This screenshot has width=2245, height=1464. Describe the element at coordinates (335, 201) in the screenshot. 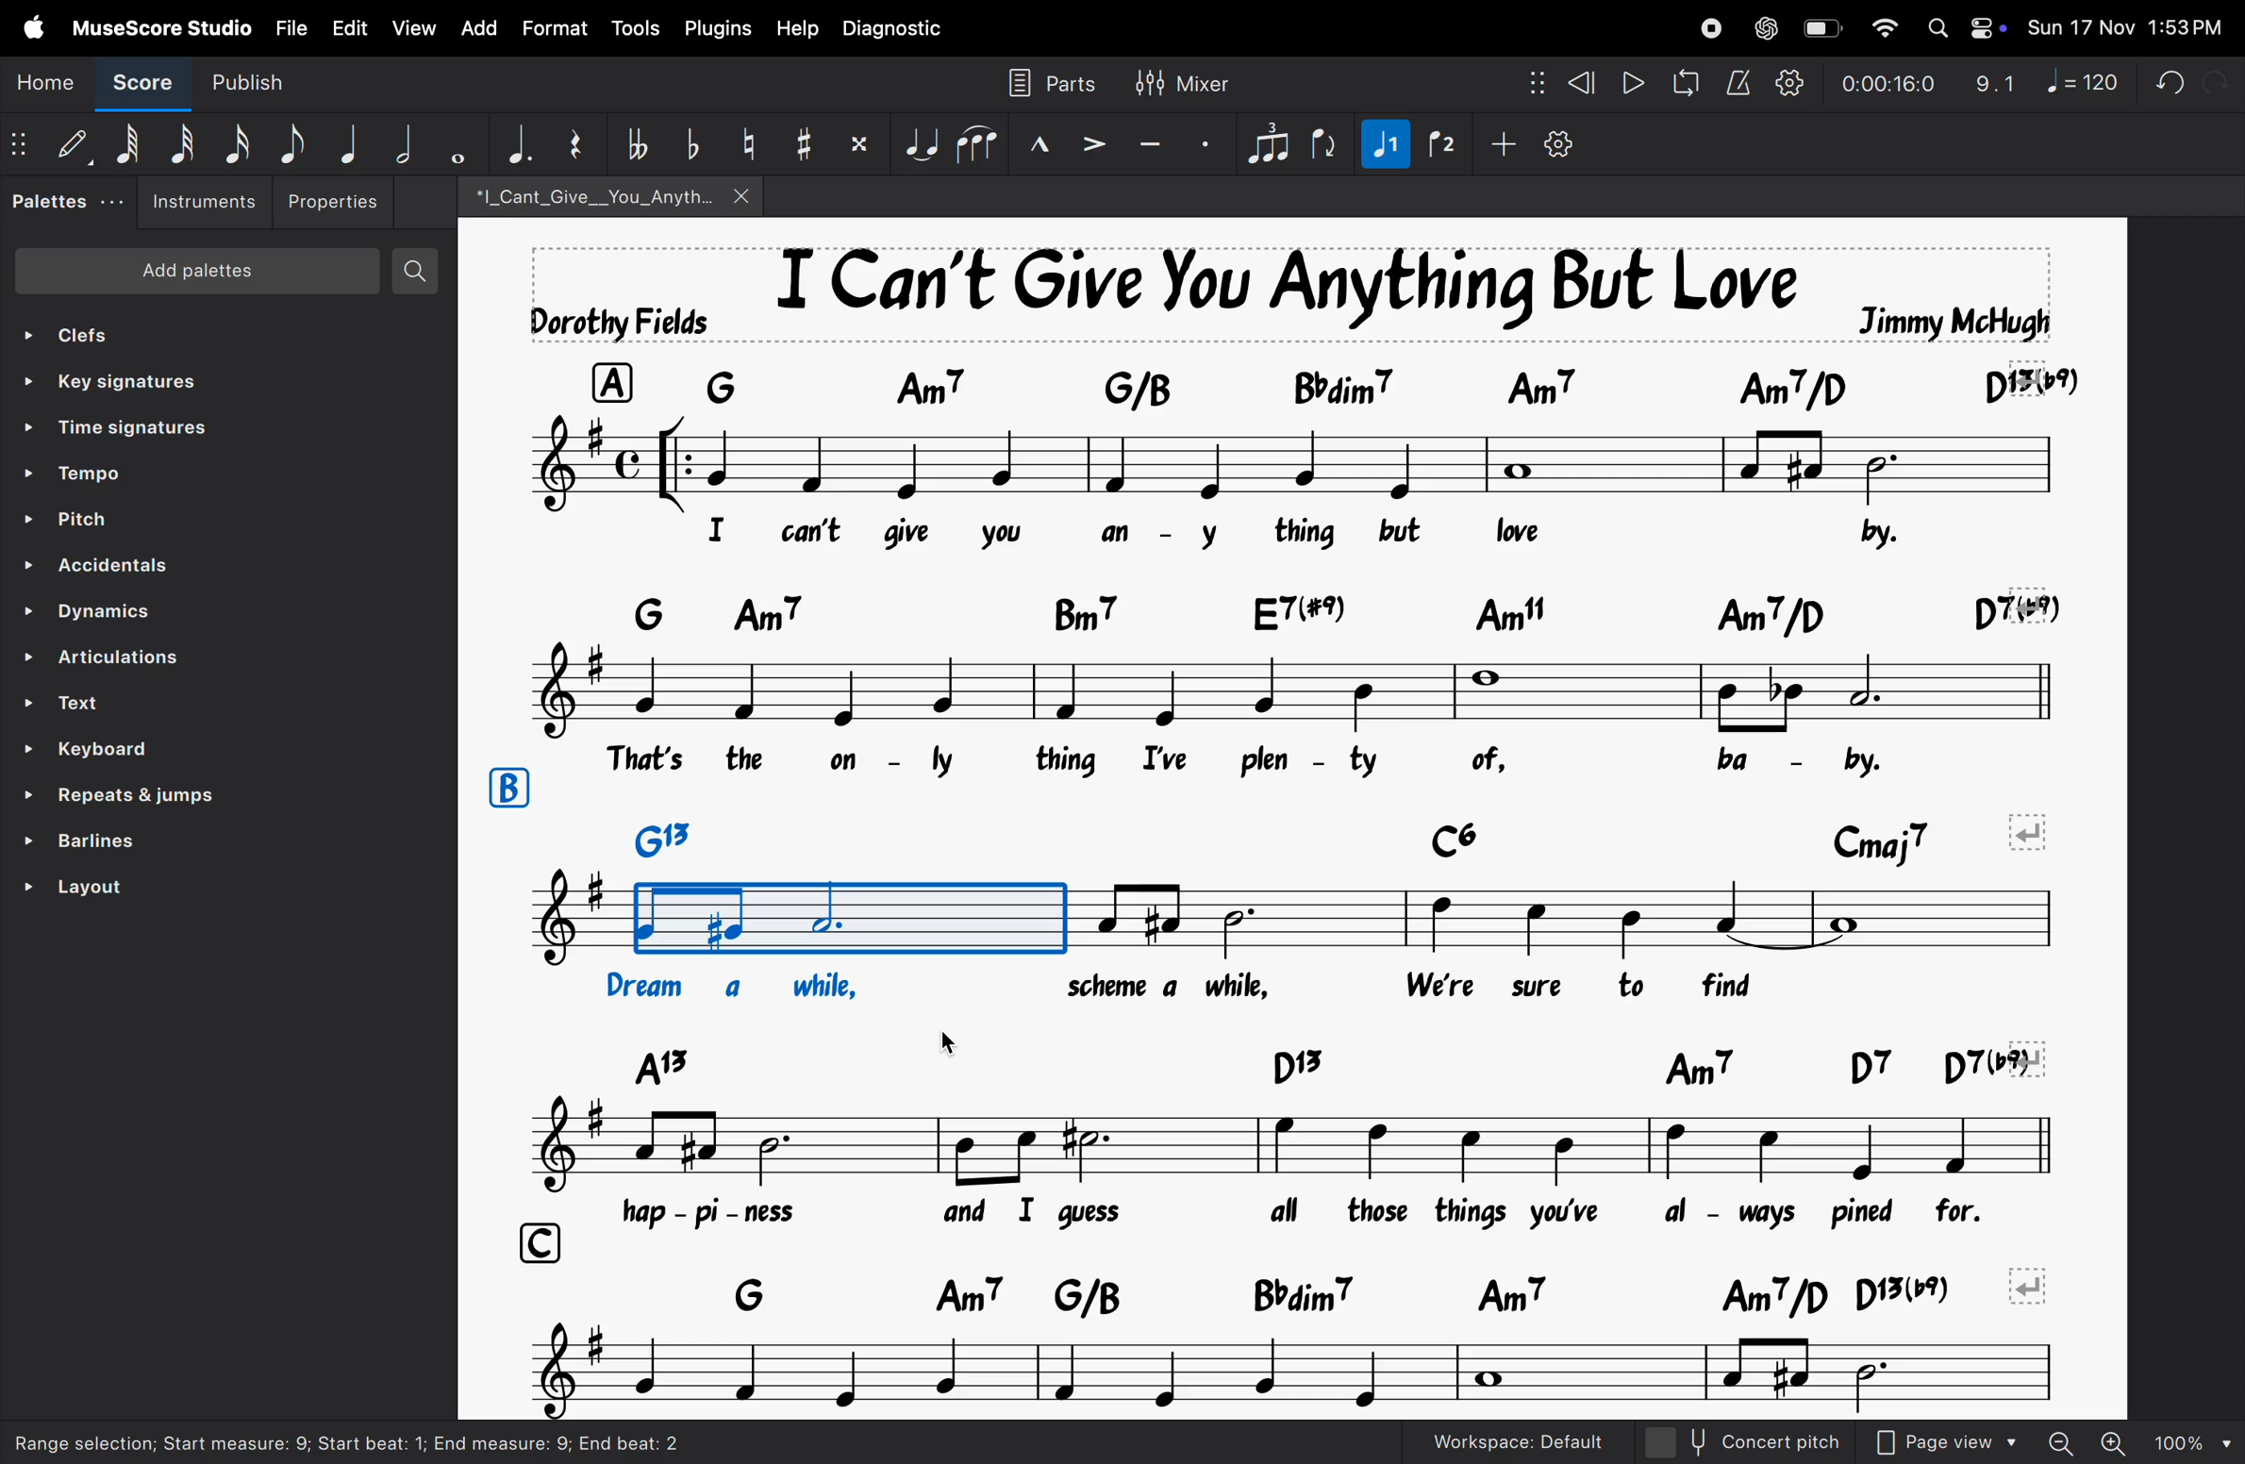

I see `Properties` at that location.